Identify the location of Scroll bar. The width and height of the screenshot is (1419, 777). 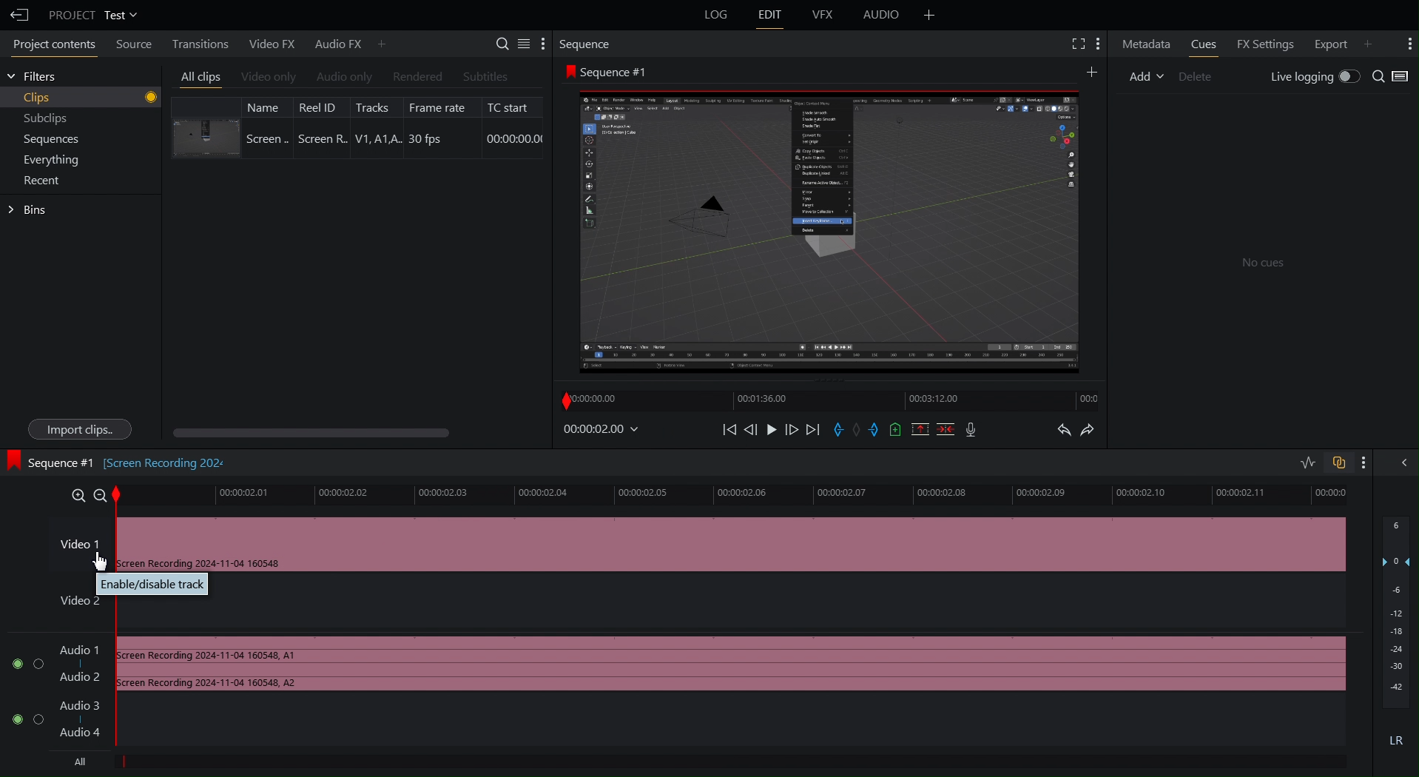
(318, 429).